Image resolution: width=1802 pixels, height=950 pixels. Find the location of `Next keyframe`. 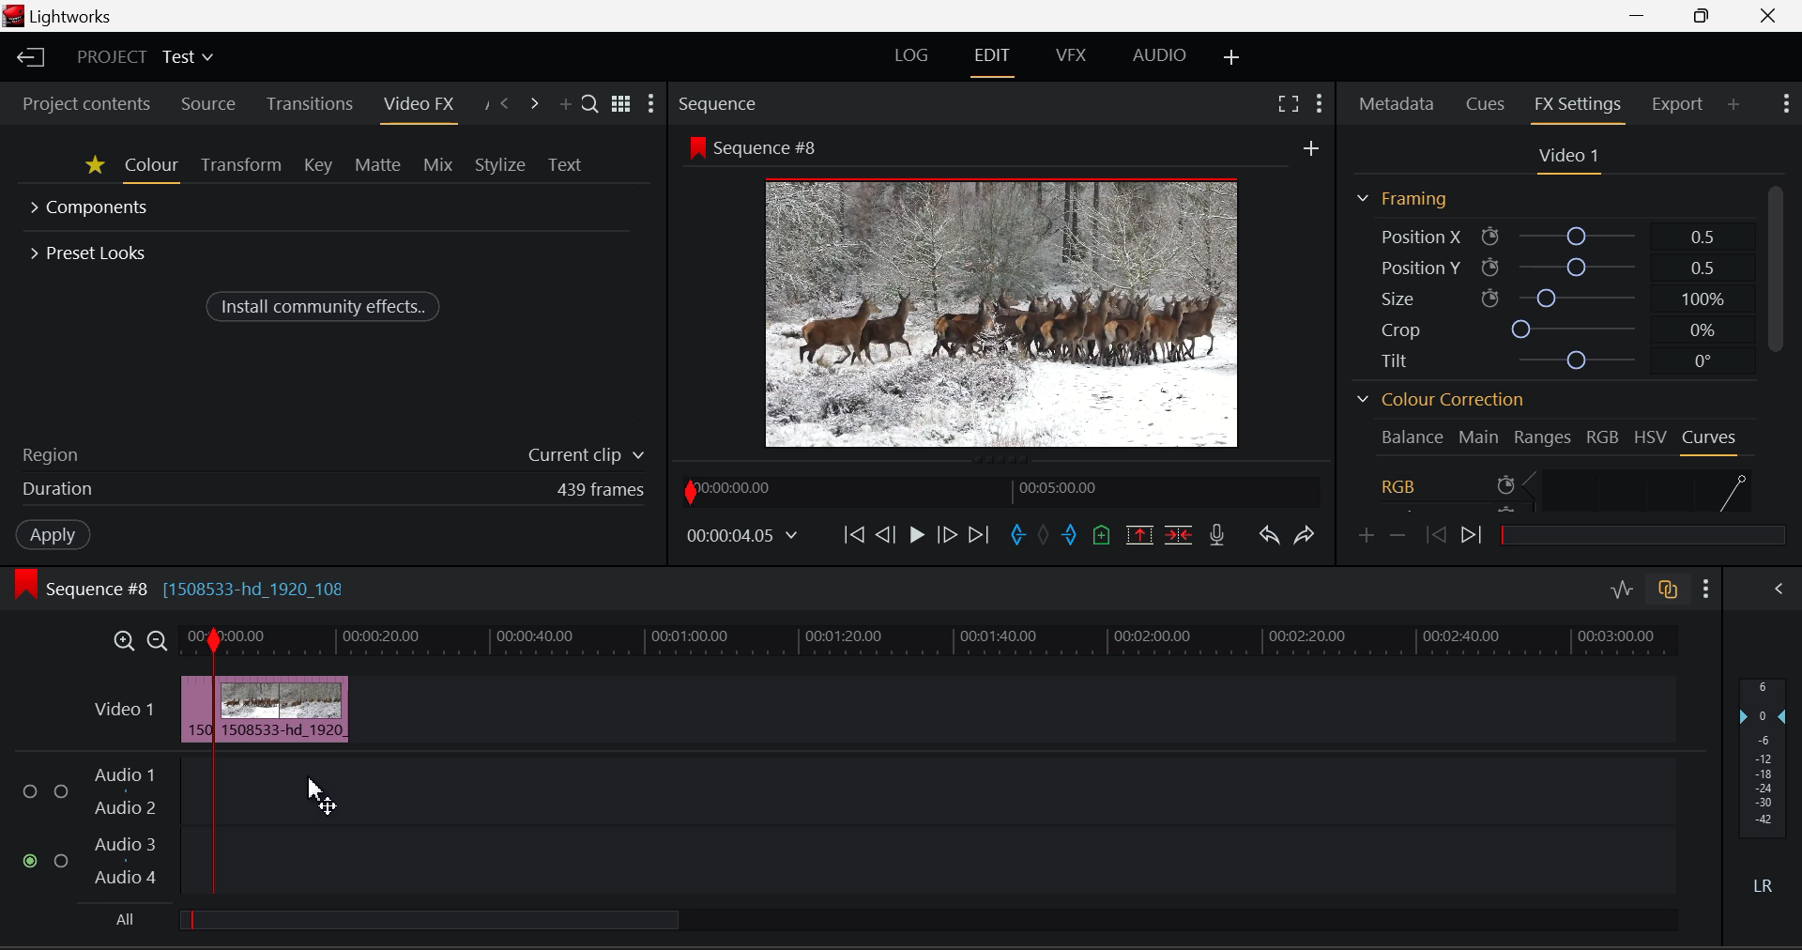

Next keyframe is located at coordinates (1475, 531).